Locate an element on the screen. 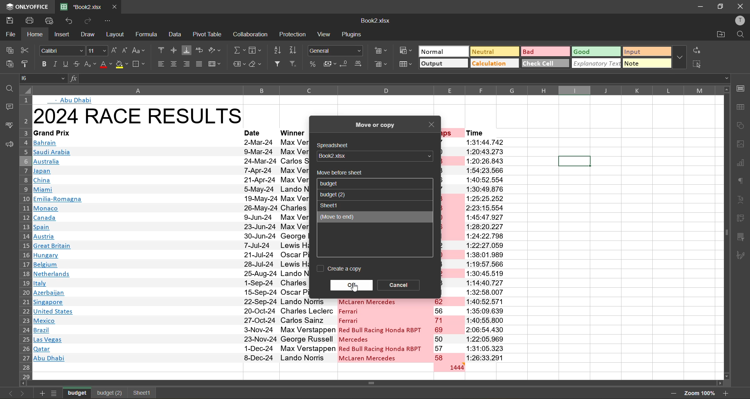 The height and width of the screenshot is (399, 750). sheet name is located at coordinates (334, 194).